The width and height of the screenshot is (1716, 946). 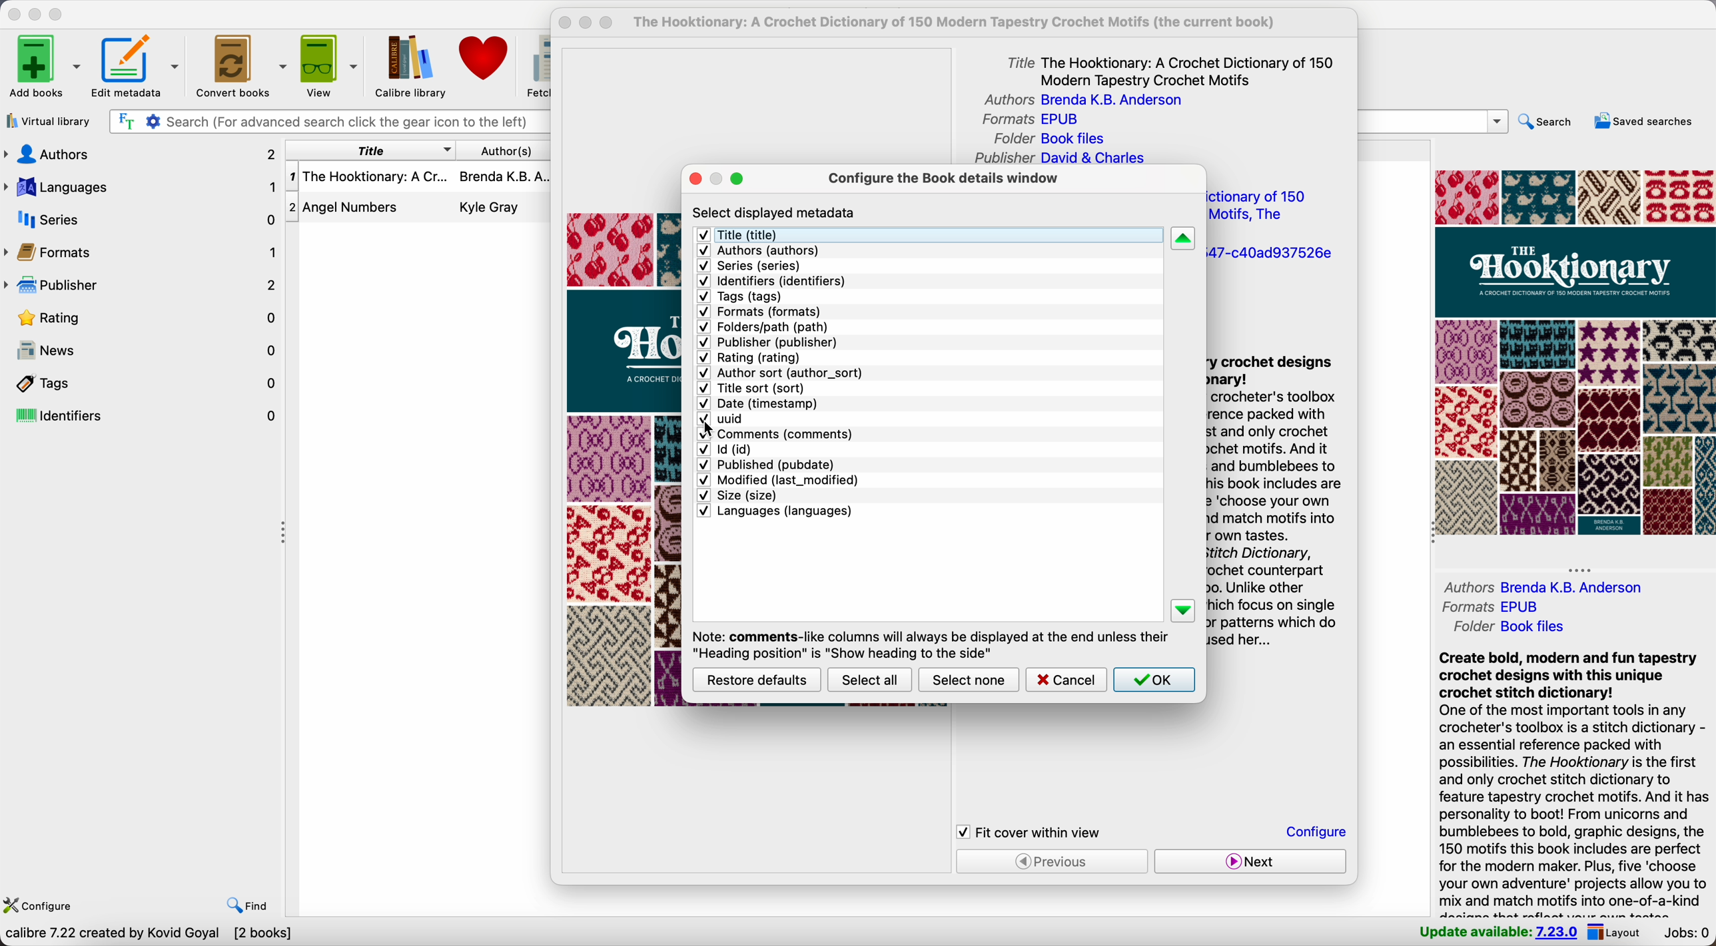 I want to click on identifiers, so click(x=774, y=280).